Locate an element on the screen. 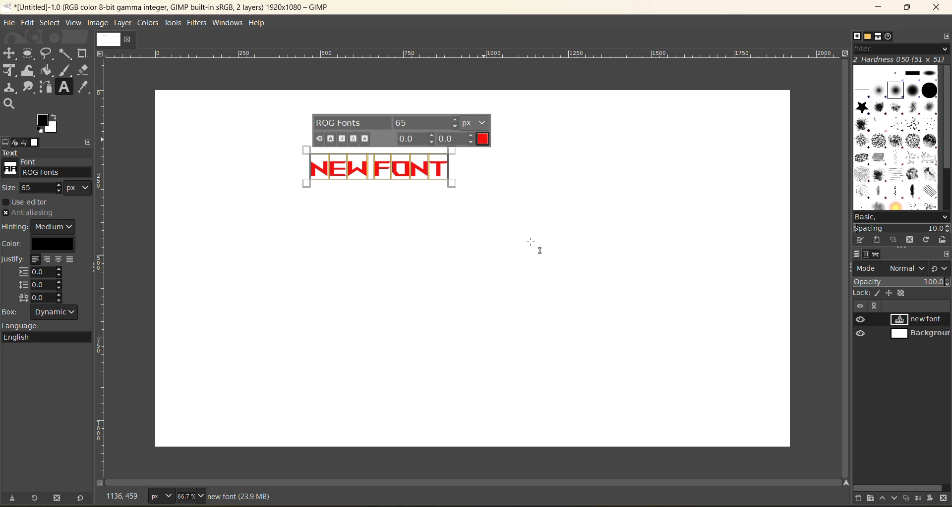 This screenshot has width=952, height=507. tool options is located at coordinates (6, 142).